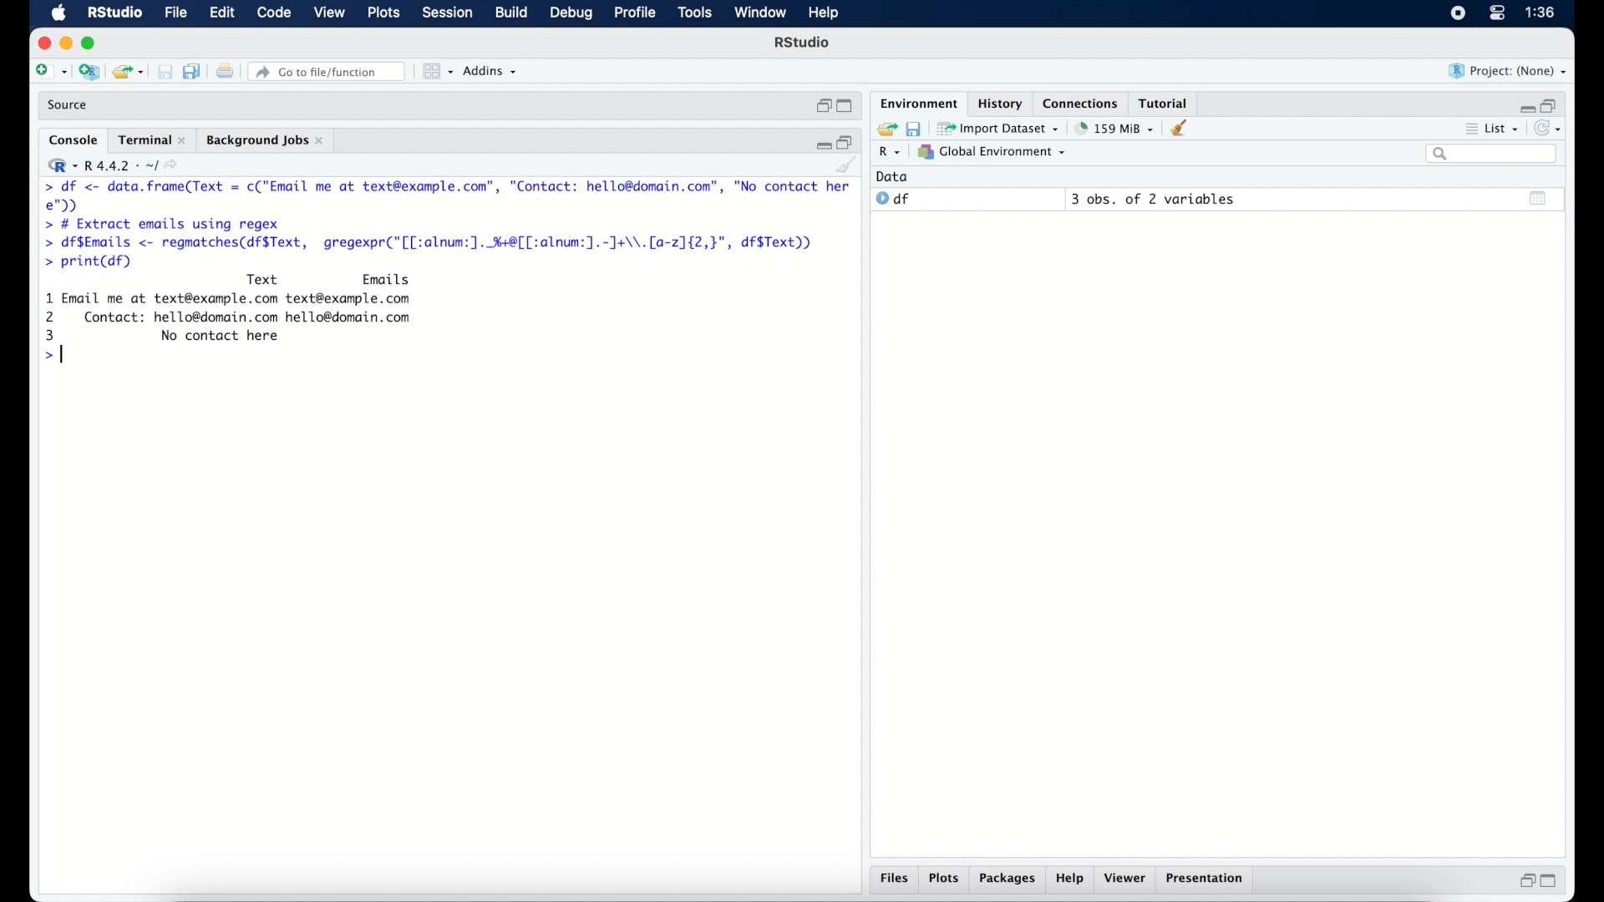 The width and height of the screenshot is (1604, 902). Describe the element at coordinates (1538, 200) in the screenshot. I see `show output window` at that location.